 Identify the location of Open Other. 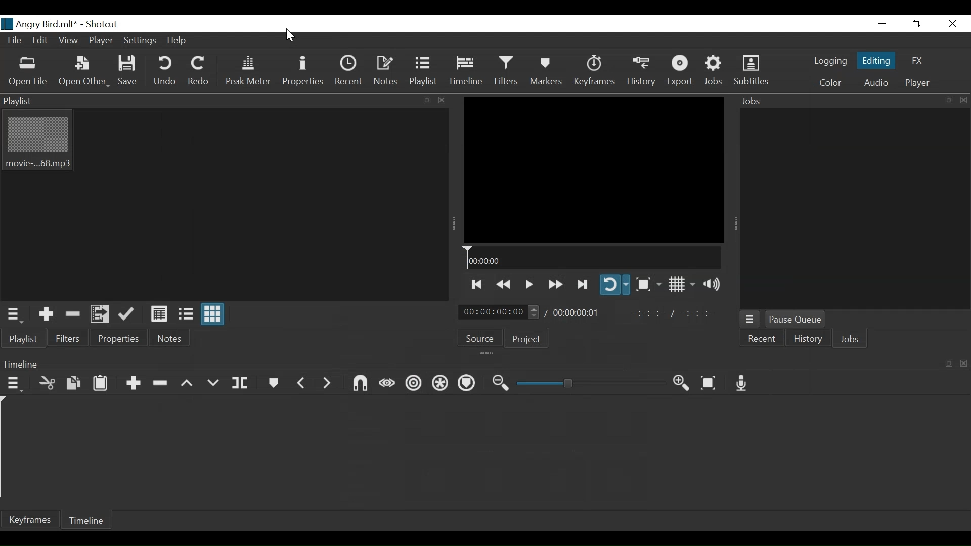
(83, 72).